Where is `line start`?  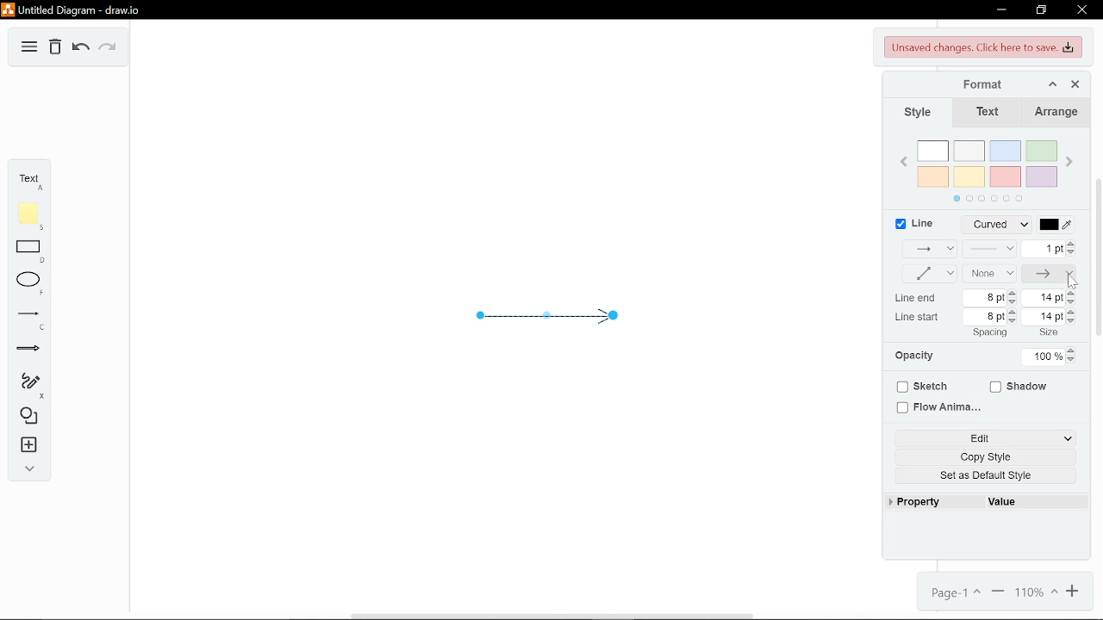 line start is located at coordinates (919, 316).